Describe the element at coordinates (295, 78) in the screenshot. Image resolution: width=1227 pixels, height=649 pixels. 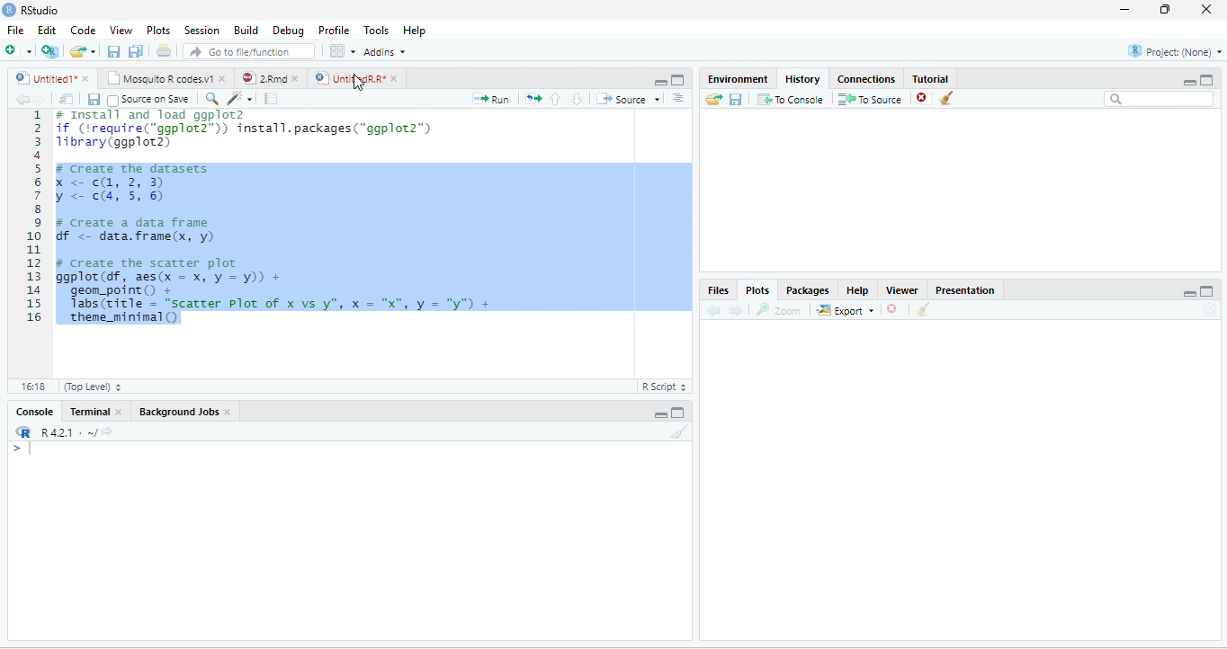
I see `close` at that location.